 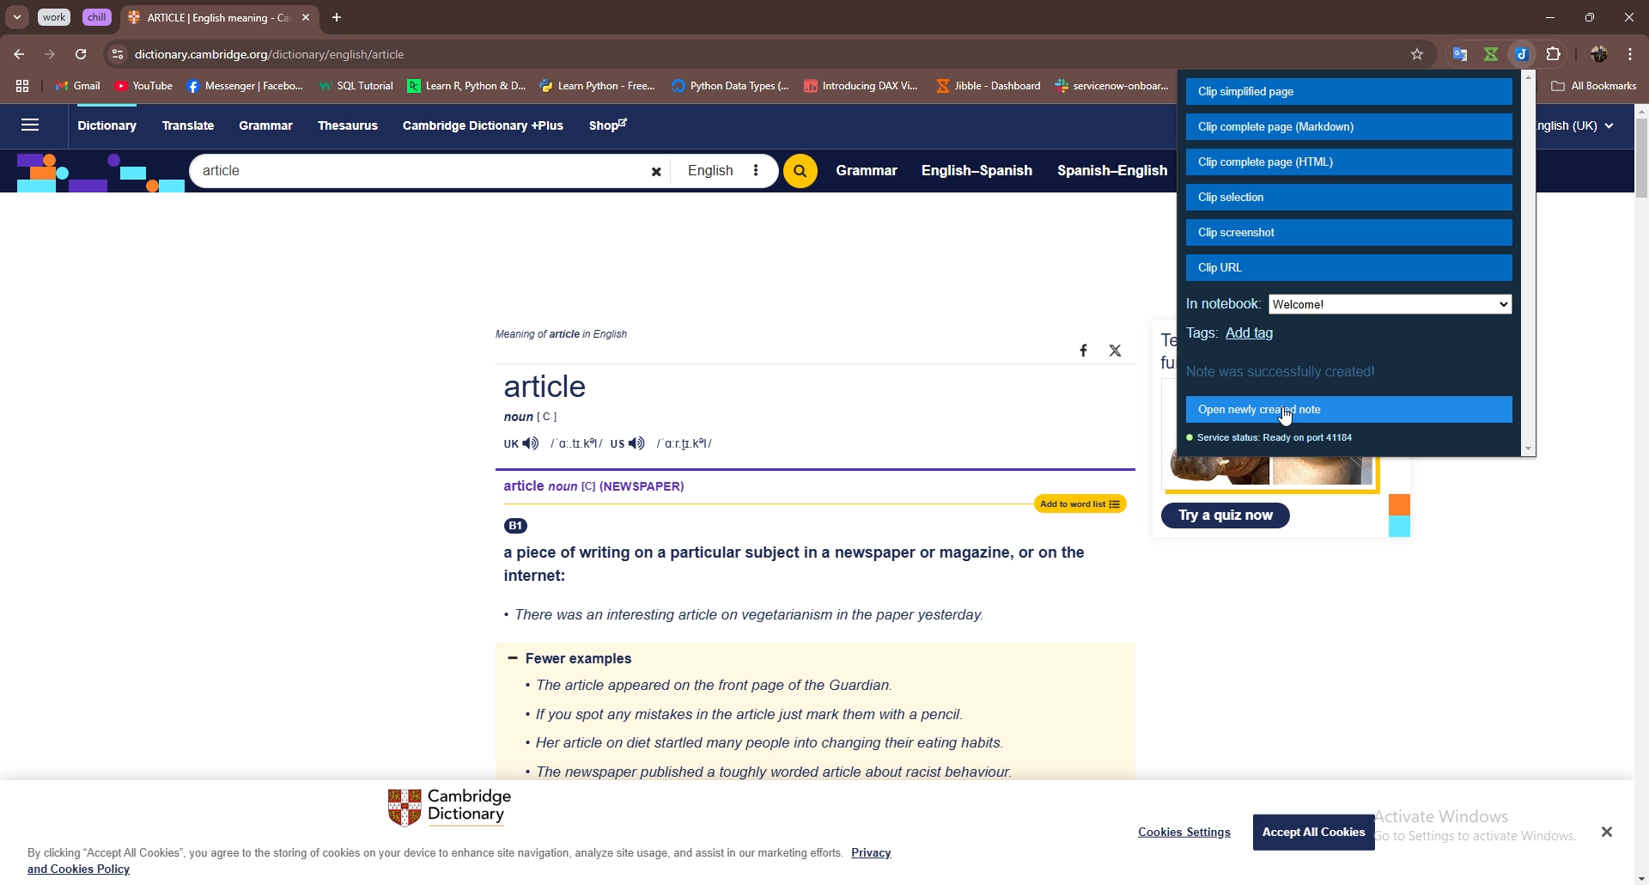 What do you see at coordinates (1348, 268) in the screenshot?
I see `clip url` at bounding box center [1348, 268].